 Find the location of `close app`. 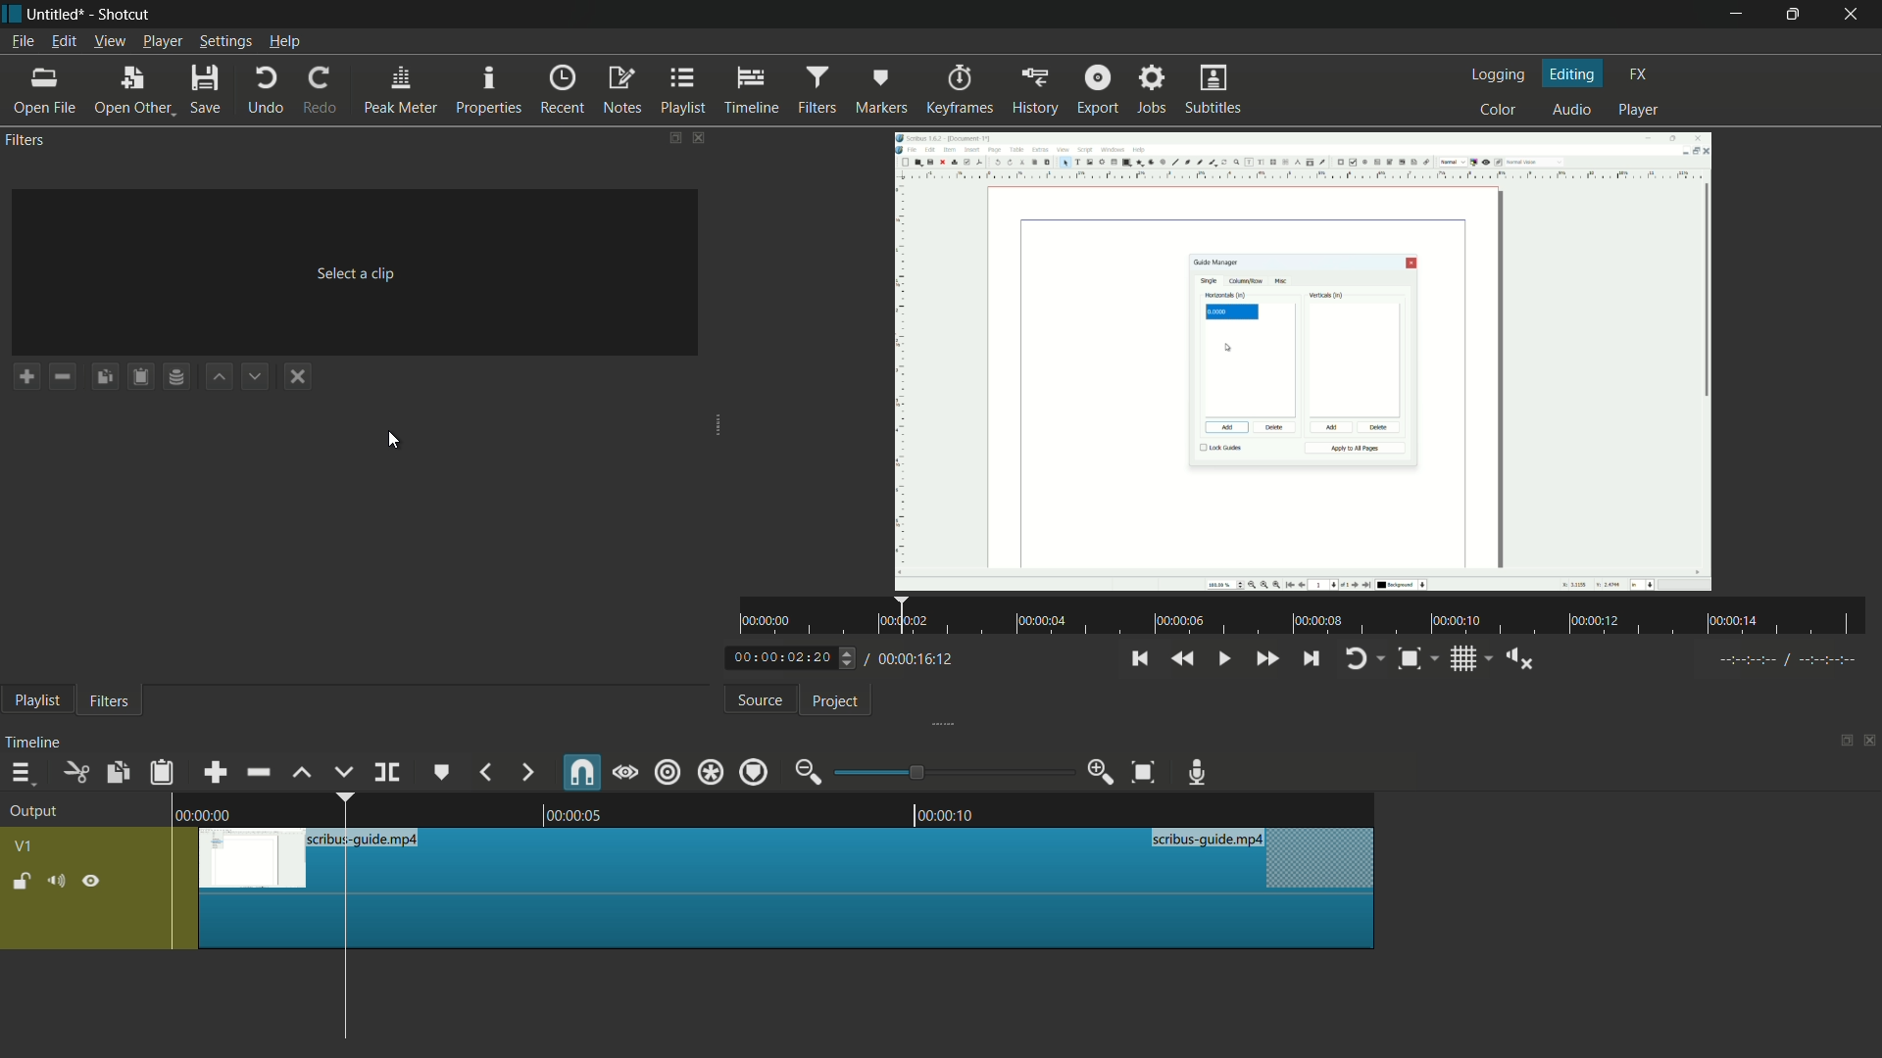

close app is located at coordinates (1857, 14).